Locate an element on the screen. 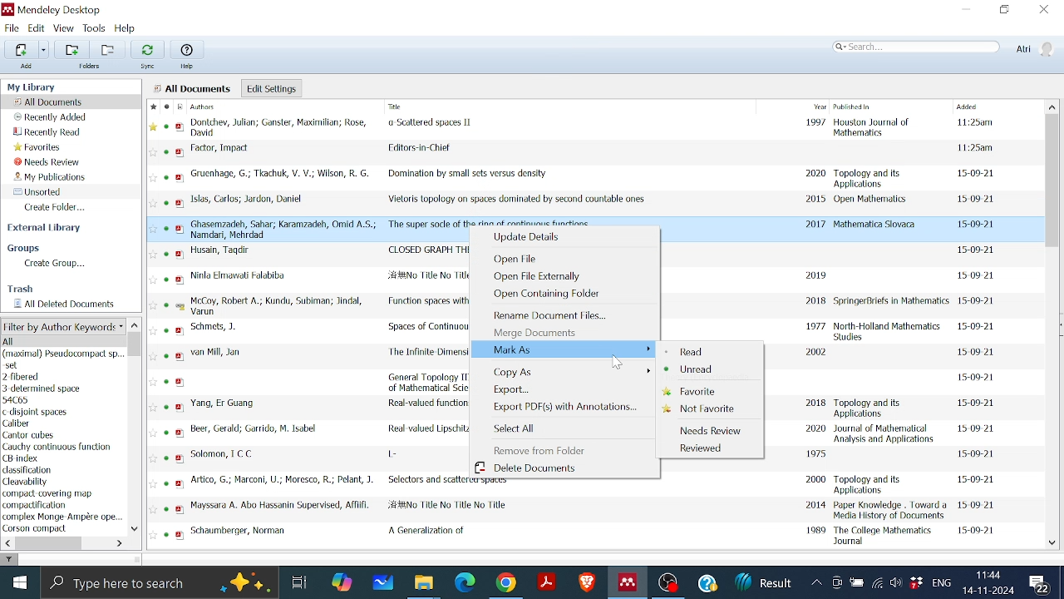  Google chrome is located at coordinates (507, 582).